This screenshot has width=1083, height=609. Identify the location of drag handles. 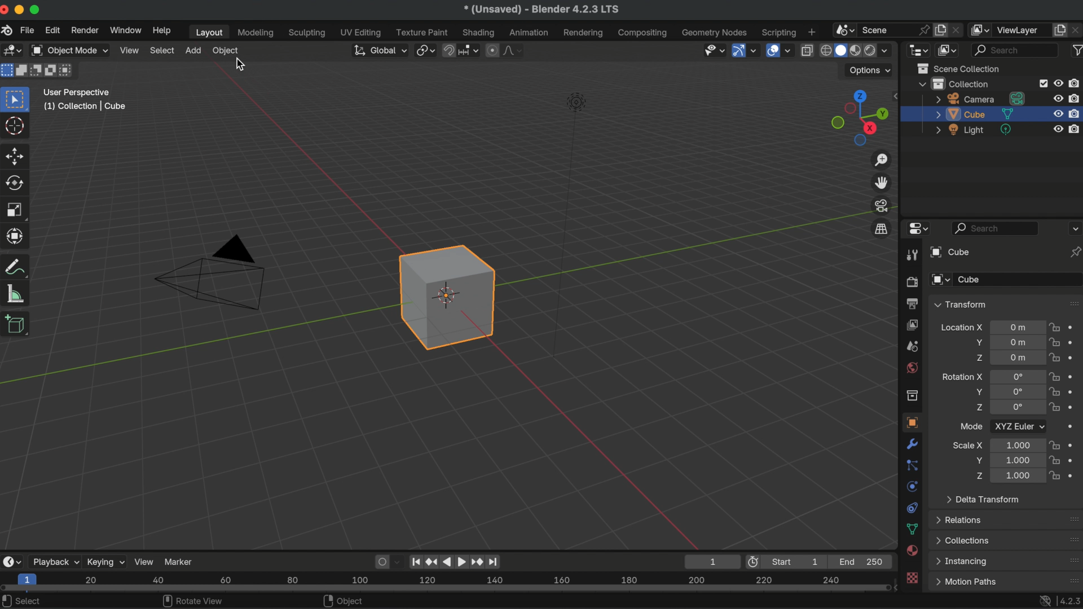
(1072, 303).